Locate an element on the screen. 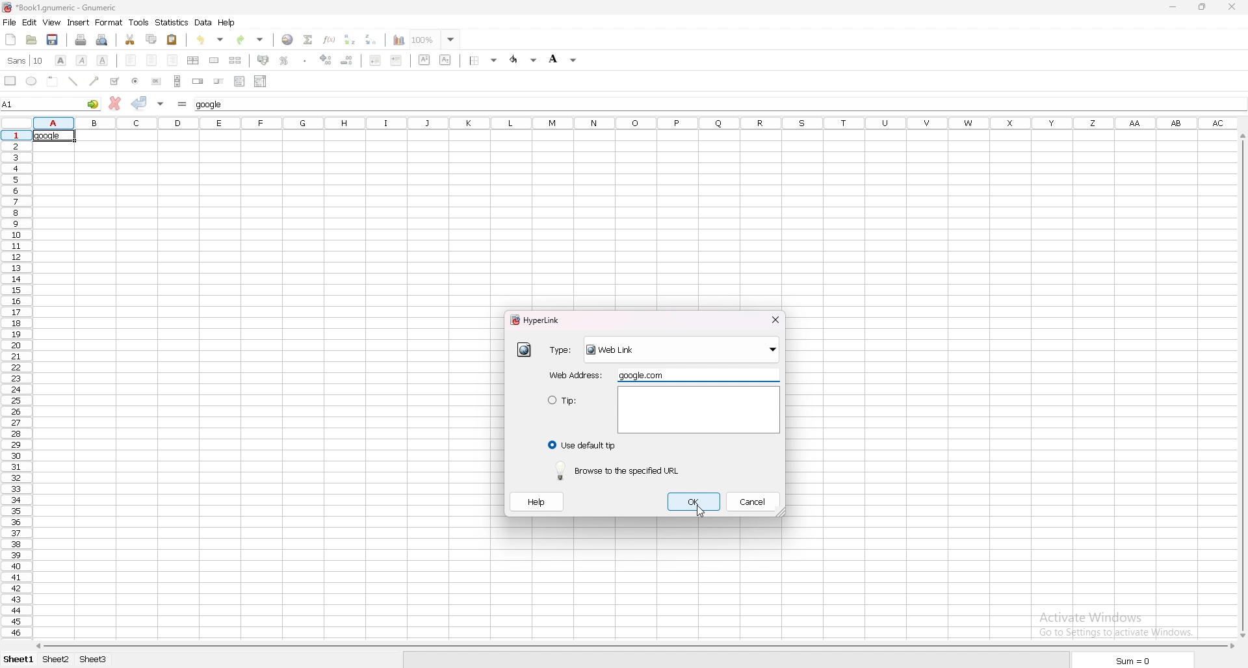  sort ascending is located at coordinates (350, 39).